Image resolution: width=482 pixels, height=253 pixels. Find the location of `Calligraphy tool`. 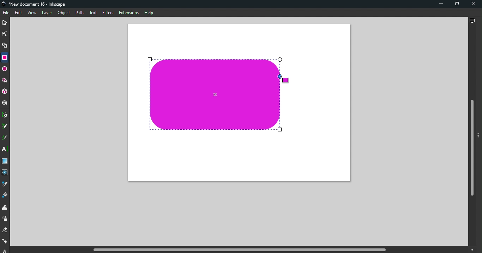

Calligraphy tool is located at coordinates (5, 138).